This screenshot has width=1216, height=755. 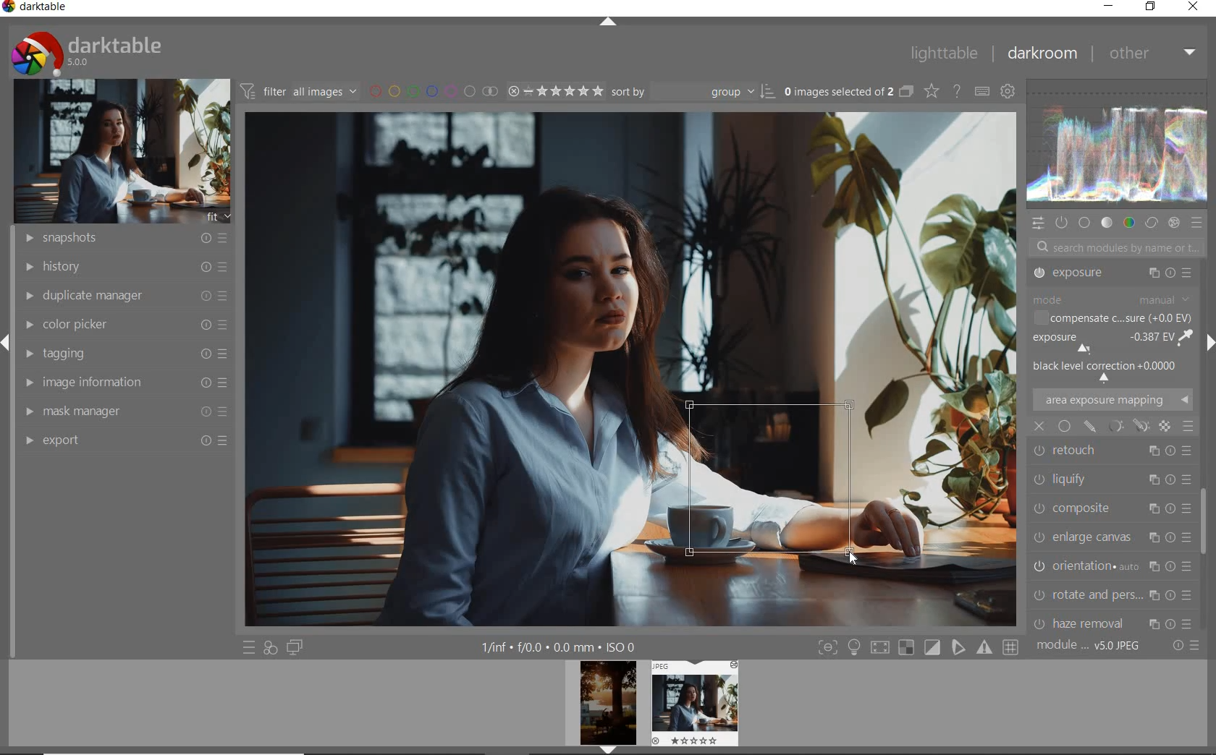 What do you see at coordinates (85, 51) in the screenshot?
I see `SYSTEM LOGO & NAME` at bounding box center [85, 51].